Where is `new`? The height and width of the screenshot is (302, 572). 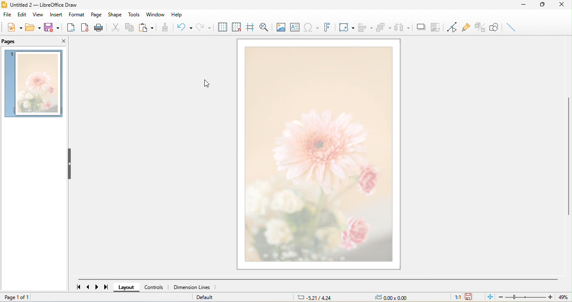
new is located at coordinates (14, 26).